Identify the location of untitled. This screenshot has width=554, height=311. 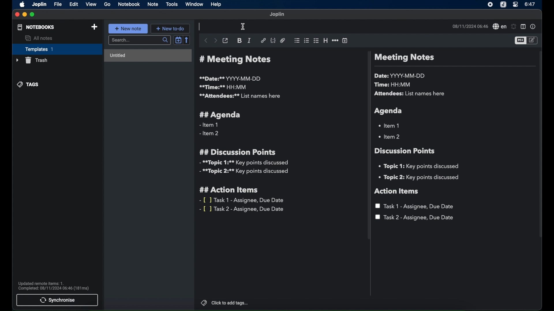
(148, 56).